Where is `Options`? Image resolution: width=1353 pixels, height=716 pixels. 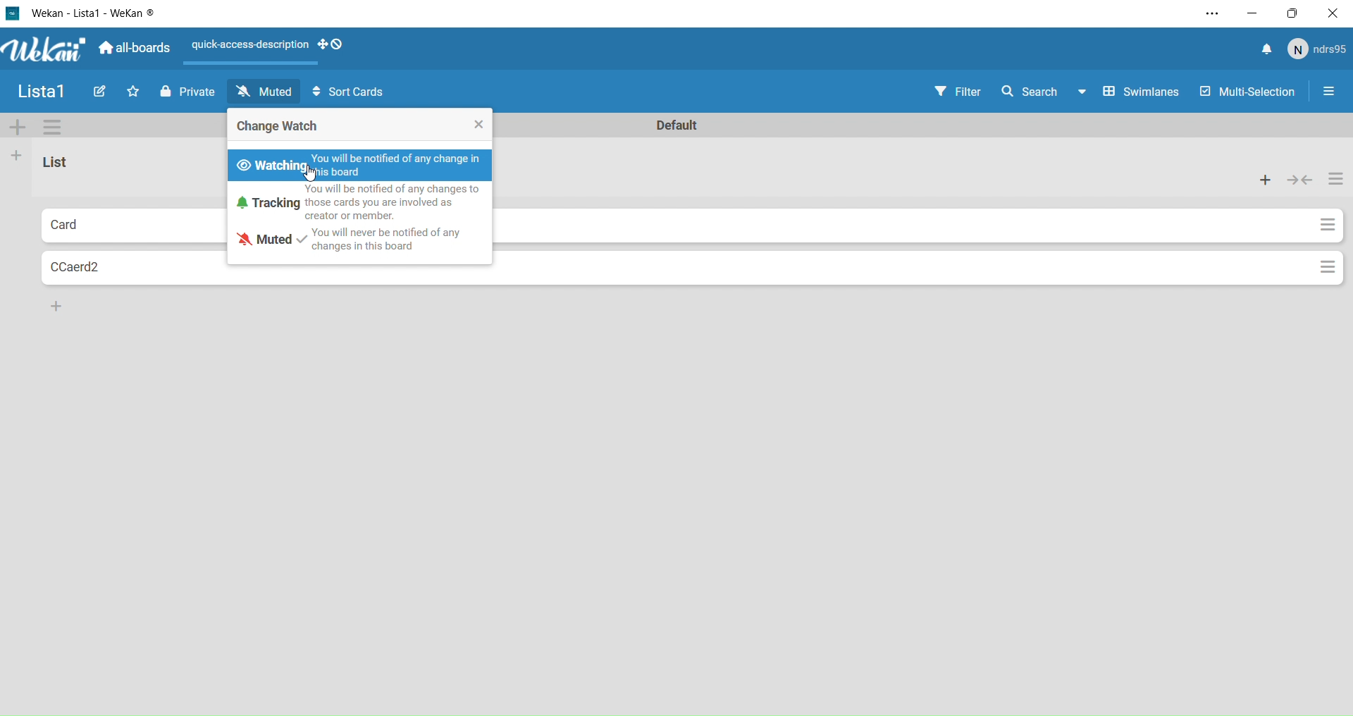
Options is located at coordinates (1338, 180).